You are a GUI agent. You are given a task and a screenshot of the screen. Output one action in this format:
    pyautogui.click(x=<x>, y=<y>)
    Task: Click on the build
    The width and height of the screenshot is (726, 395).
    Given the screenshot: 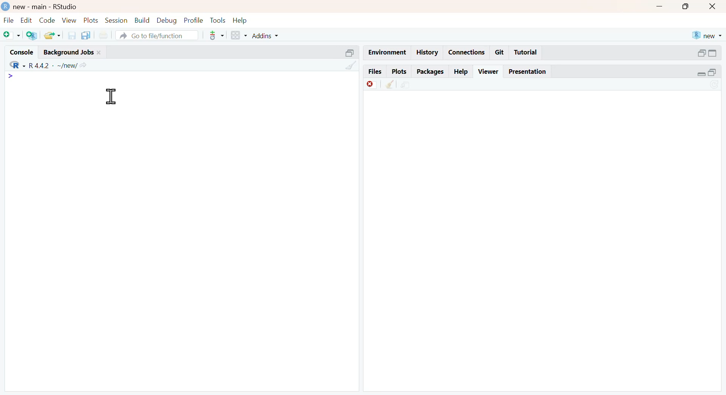 What is the action you would take?
    pyautogui.click(x=143, y=20)
    